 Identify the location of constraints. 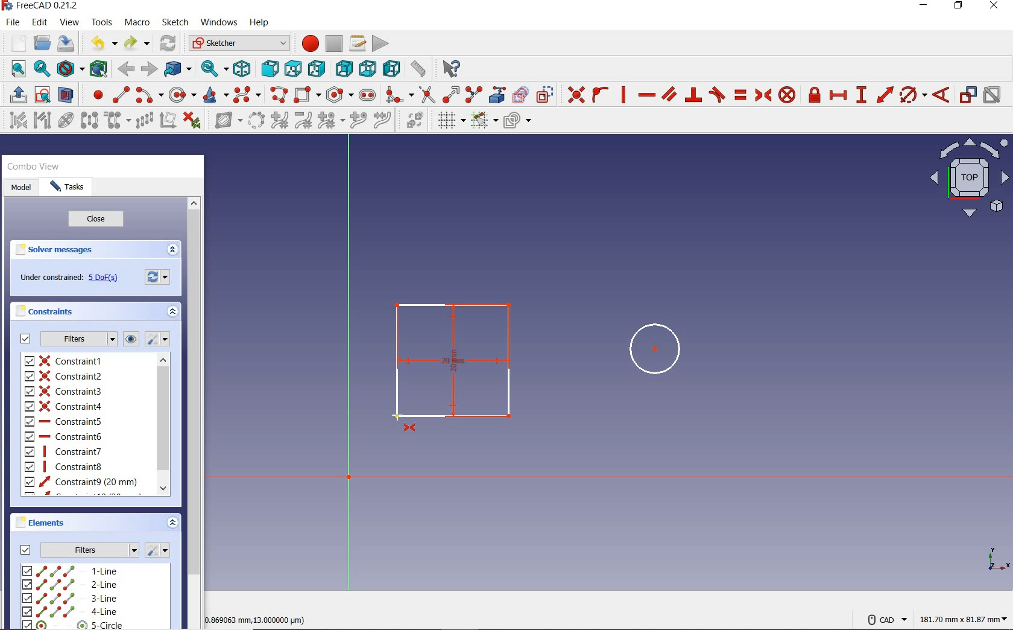
(45, 312).